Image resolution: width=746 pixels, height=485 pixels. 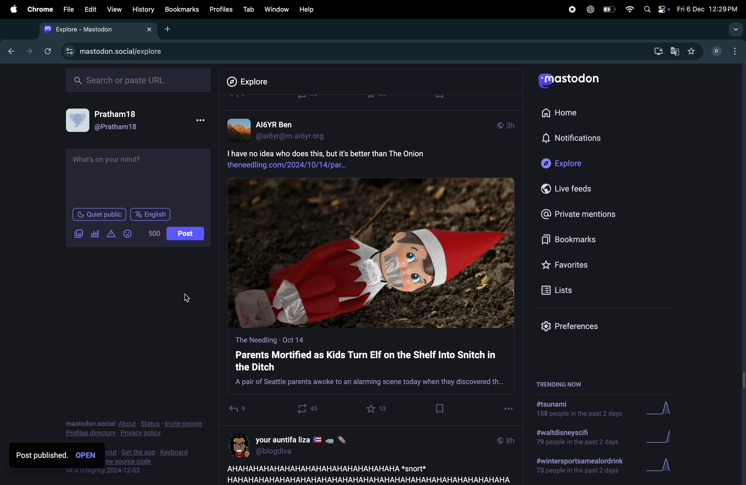 I want to click on quiet place, so click(x=99, y=214).